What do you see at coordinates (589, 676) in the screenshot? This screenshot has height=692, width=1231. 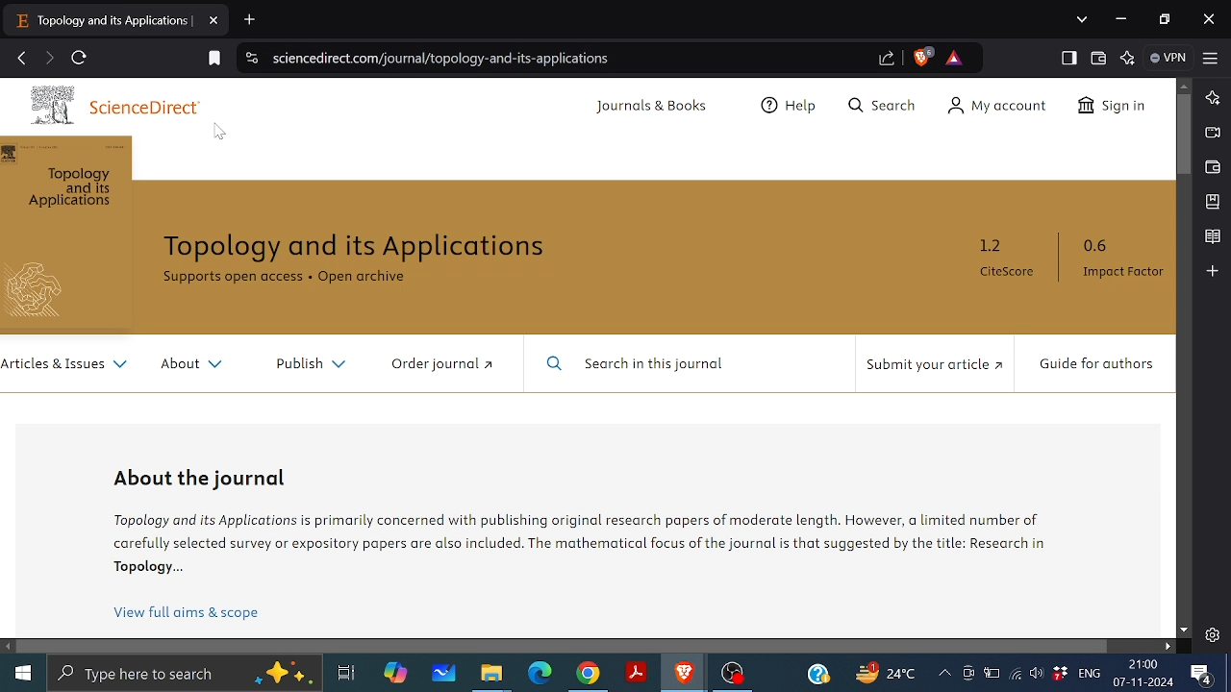 I see `Chorme` at bounding box center [589, 676].